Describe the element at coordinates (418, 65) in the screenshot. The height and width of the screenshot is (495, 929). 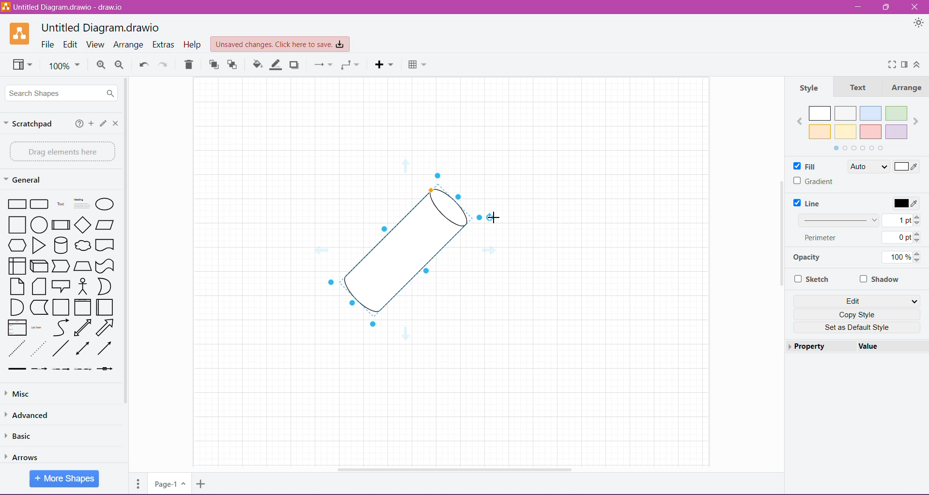
I see `Table` at that location.